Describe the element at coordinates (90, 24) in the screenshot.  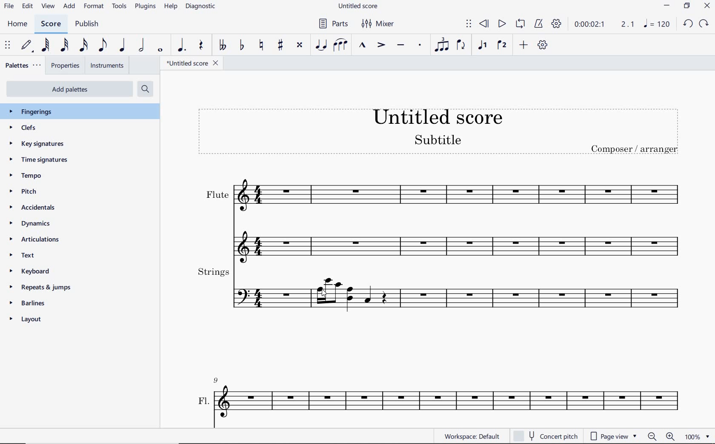
I see `publish` at that location.